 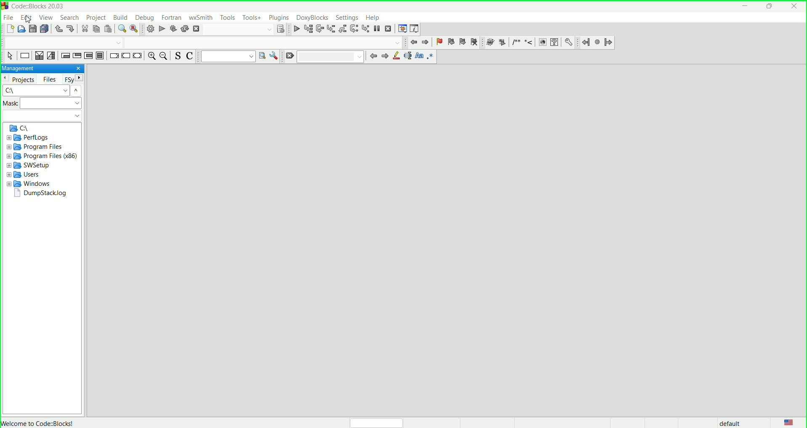 I want to click on program files, so click(x=35, y=147).